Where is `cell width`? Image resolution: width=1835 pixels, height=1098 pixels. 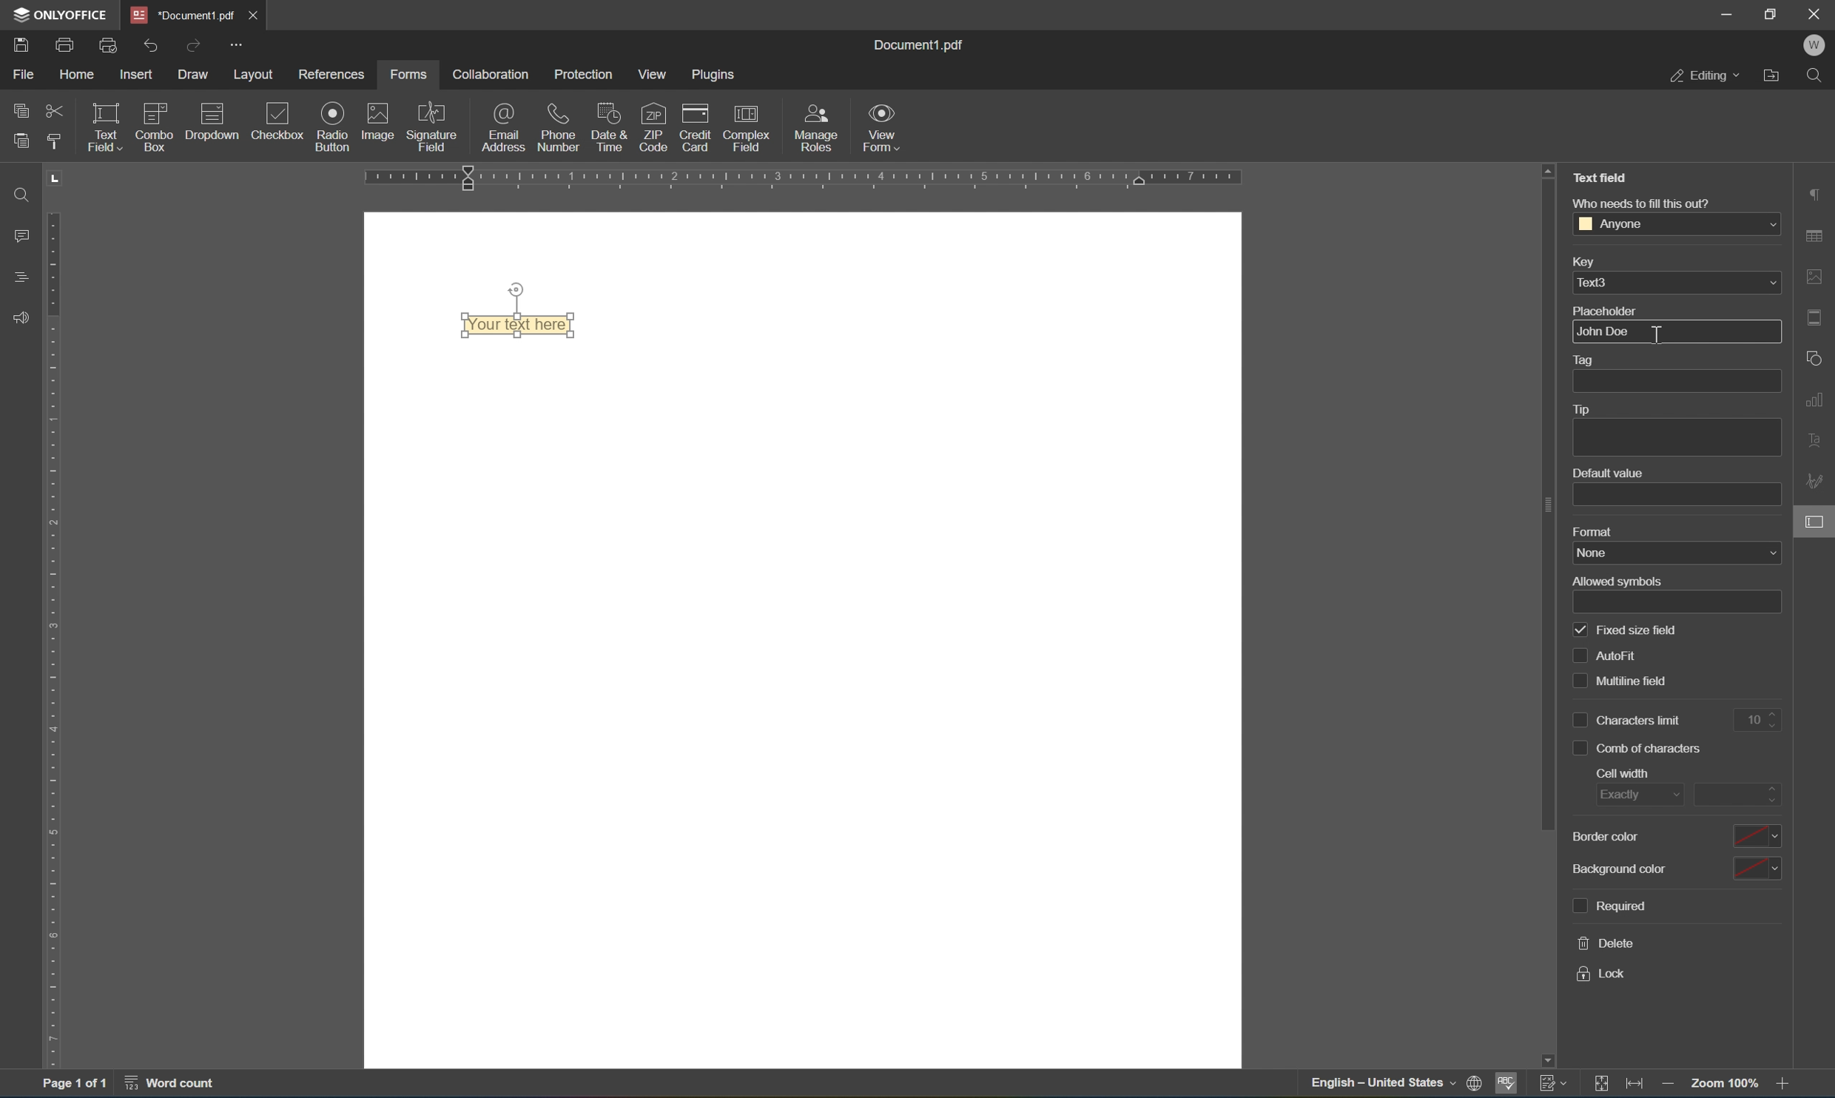 cell width is located at coordinates (1623, 772).